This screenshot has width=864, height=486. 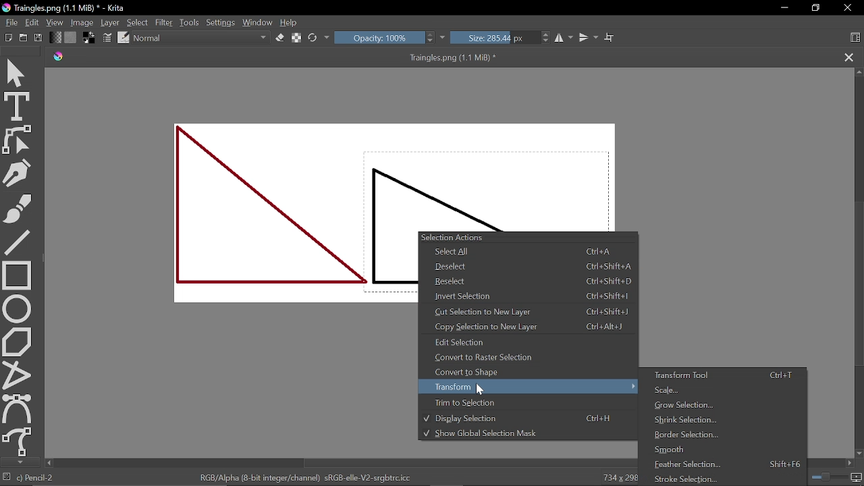 I want to click on Close tab, so click(x=848, y=57).